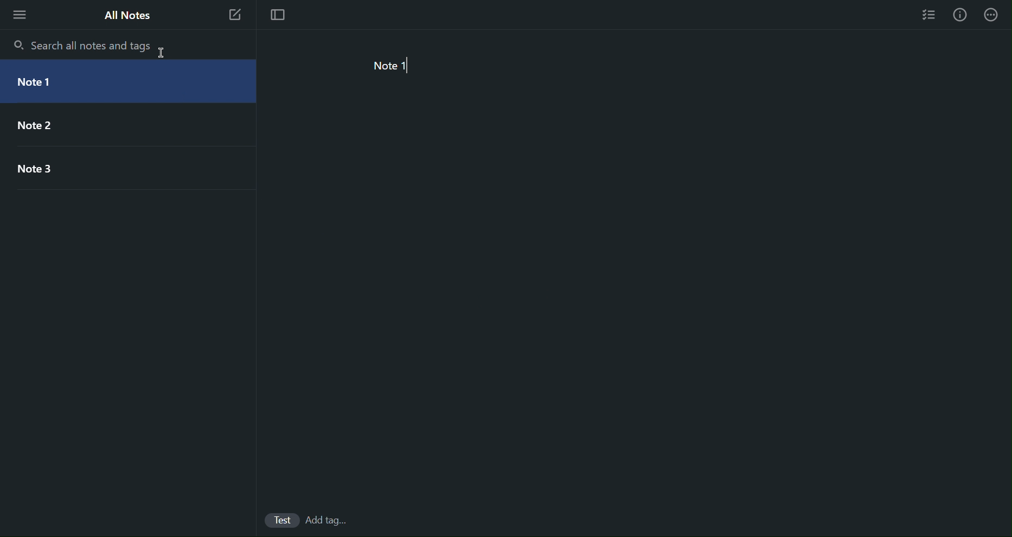 This screenshot has height=537, width=1012. What do you see at coordinates (165, 53) in the screenshot?
I see `cursor` at bounding box center [165, 53].